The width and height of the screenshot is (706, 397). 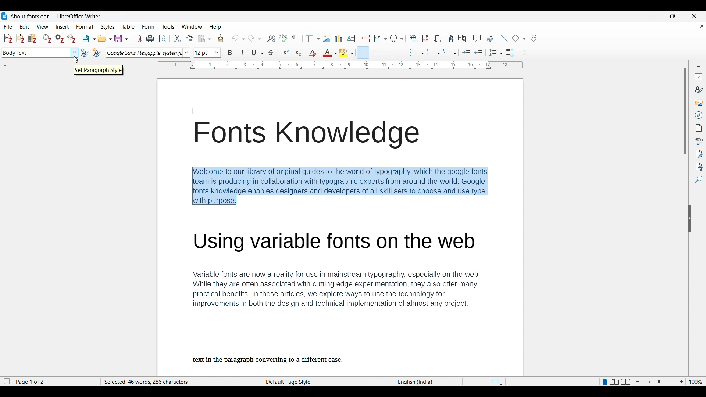 I want to click on Using Variable fonts on the web, so click(x=340, y=240).